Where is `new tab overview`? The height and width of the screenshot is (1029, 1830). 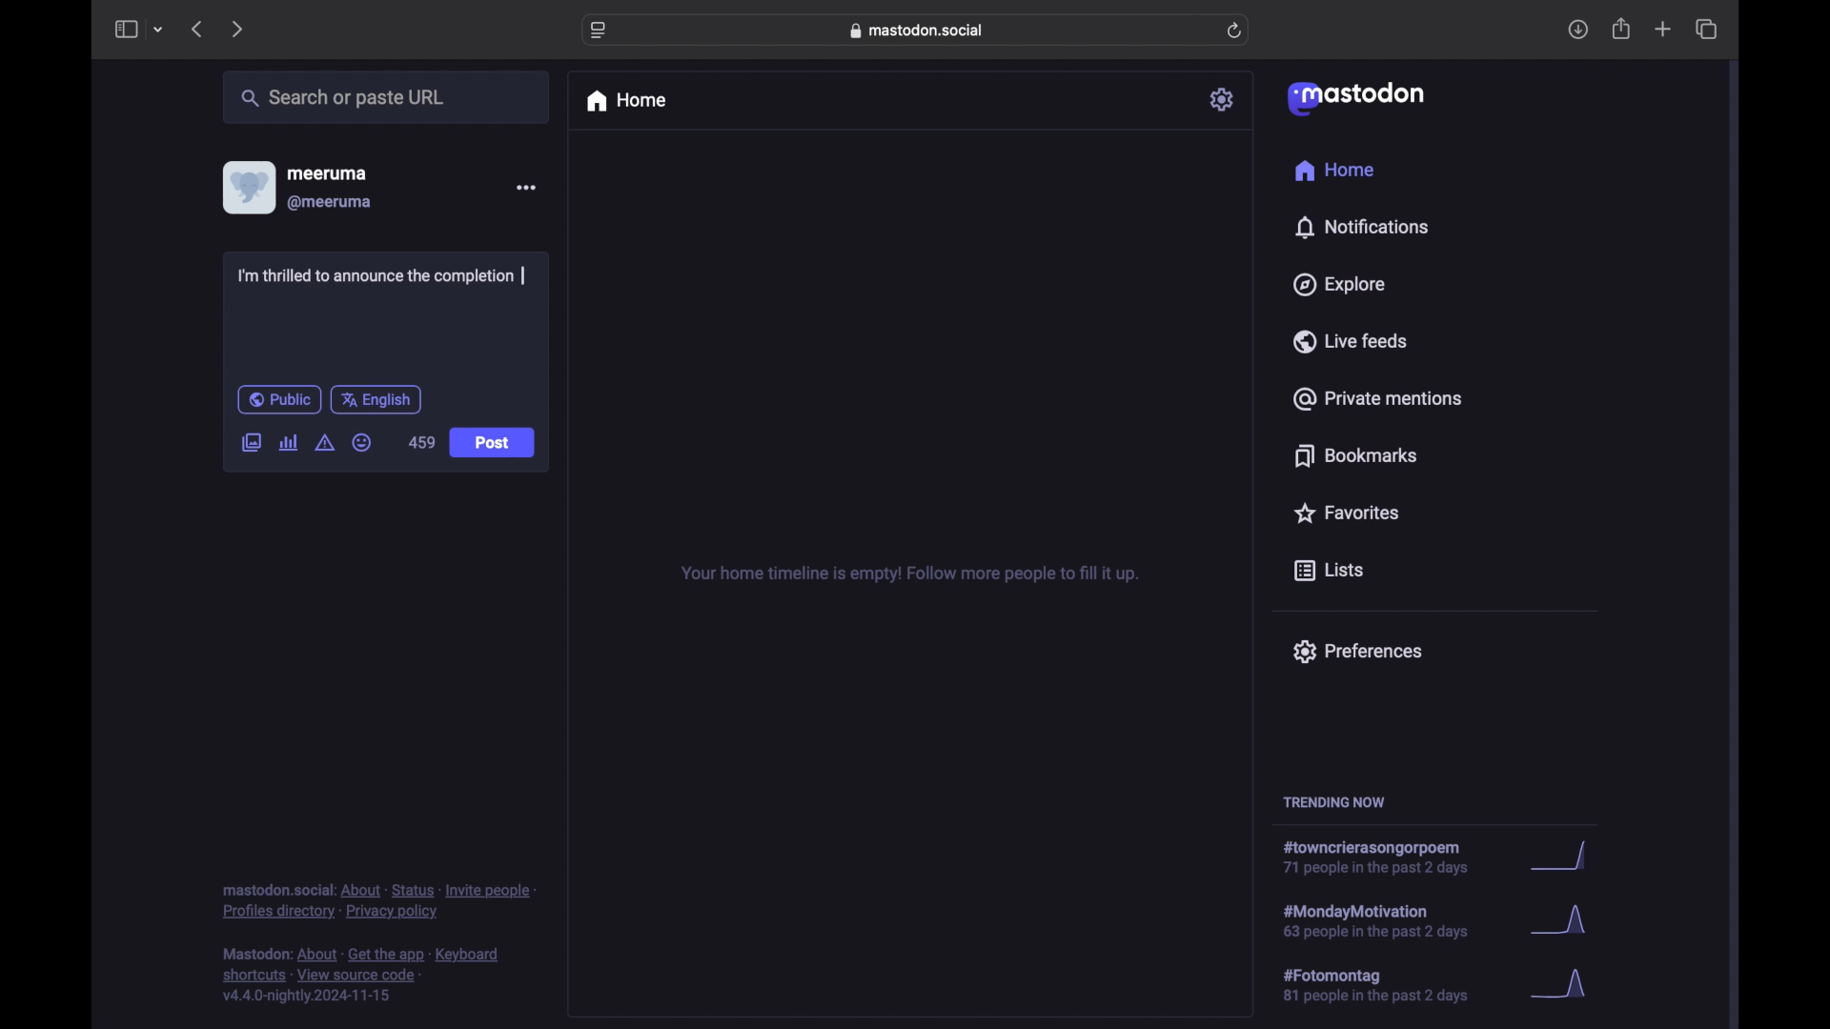 new tab overview is located at coordinates (1663, 29).